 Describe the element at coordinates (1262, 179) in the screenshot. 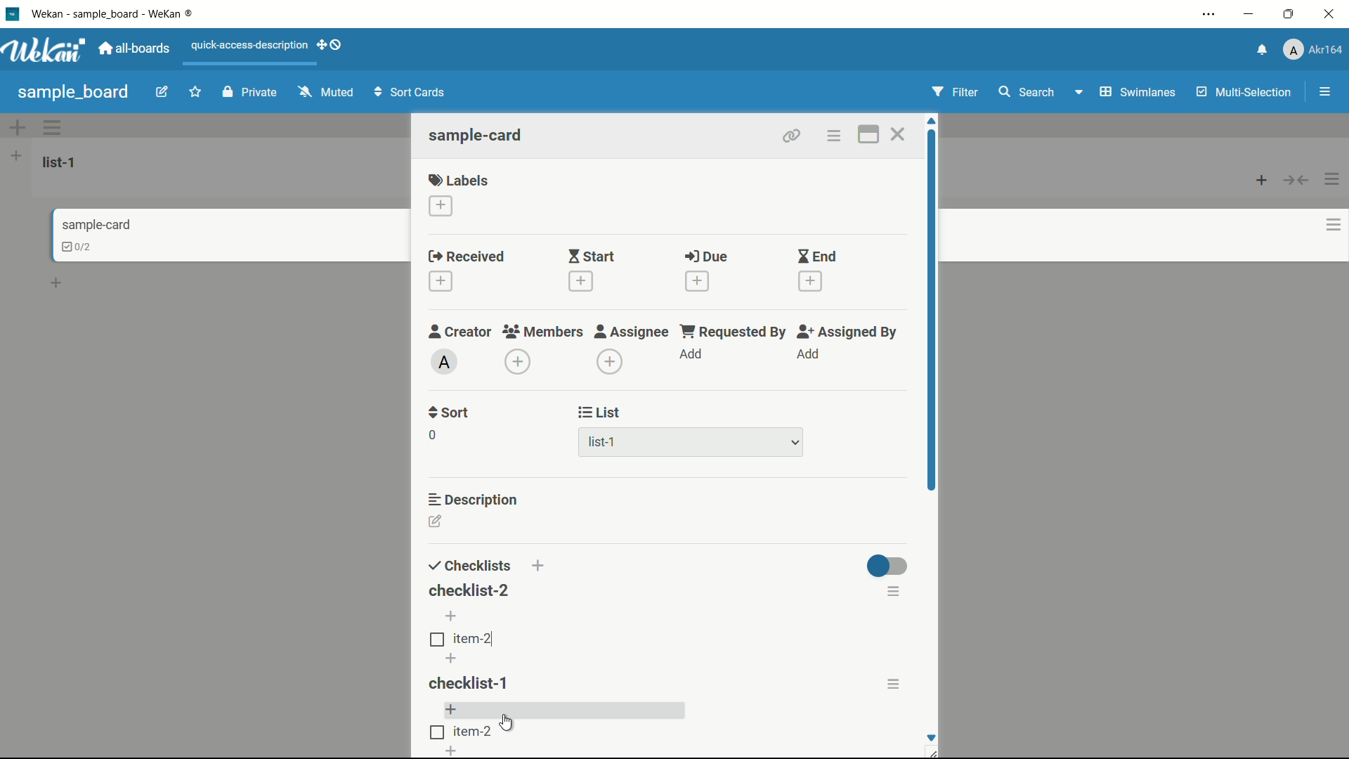

I see `add card` at that location.